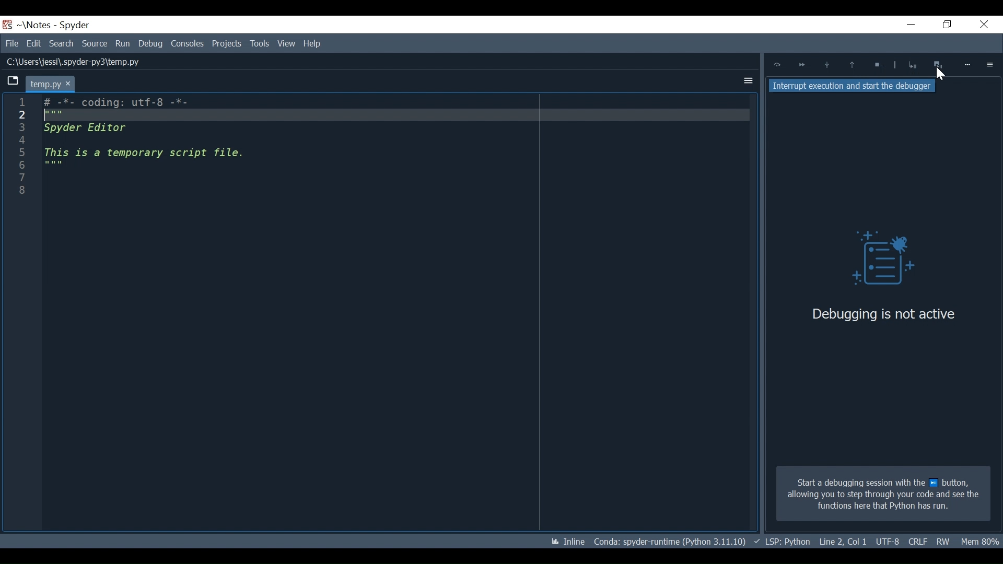 The height and width of the screenshot is (564, 1003). Describe the element at coordinates (745, 79) in the screenshot. I see `More Options` at that location.